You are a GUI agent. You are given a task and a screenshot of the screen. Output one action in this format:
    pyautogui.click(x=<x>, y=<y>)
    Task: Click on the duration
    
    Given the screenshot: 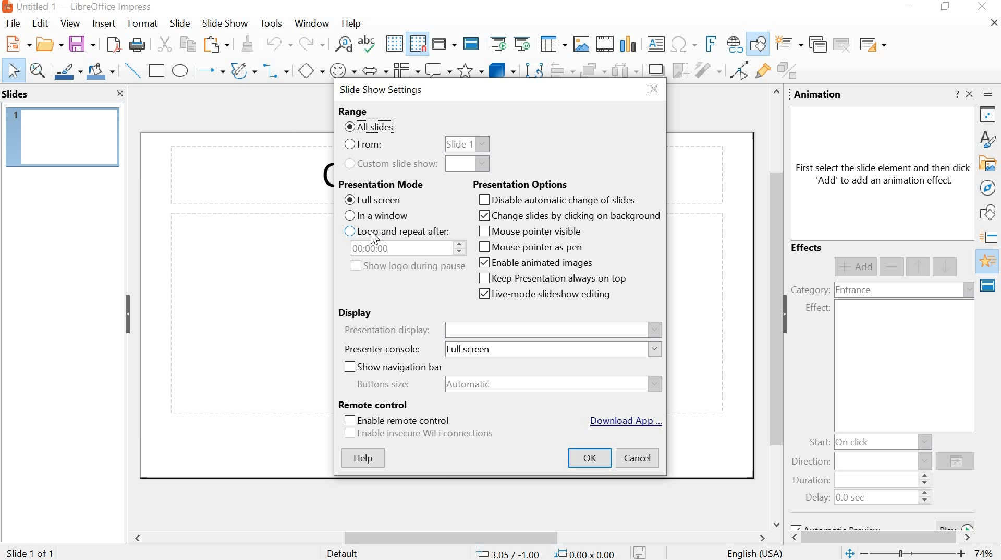 What is the action you would take?
    pyautogui.click(x=809, y=481)
    